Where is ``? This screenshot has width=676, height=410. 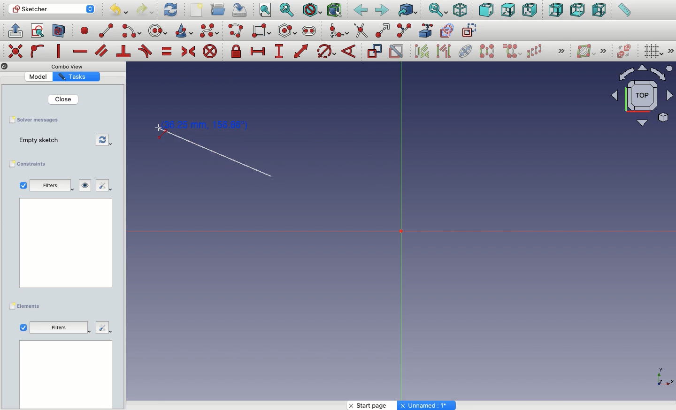
 is located at coordinates (661, 376).